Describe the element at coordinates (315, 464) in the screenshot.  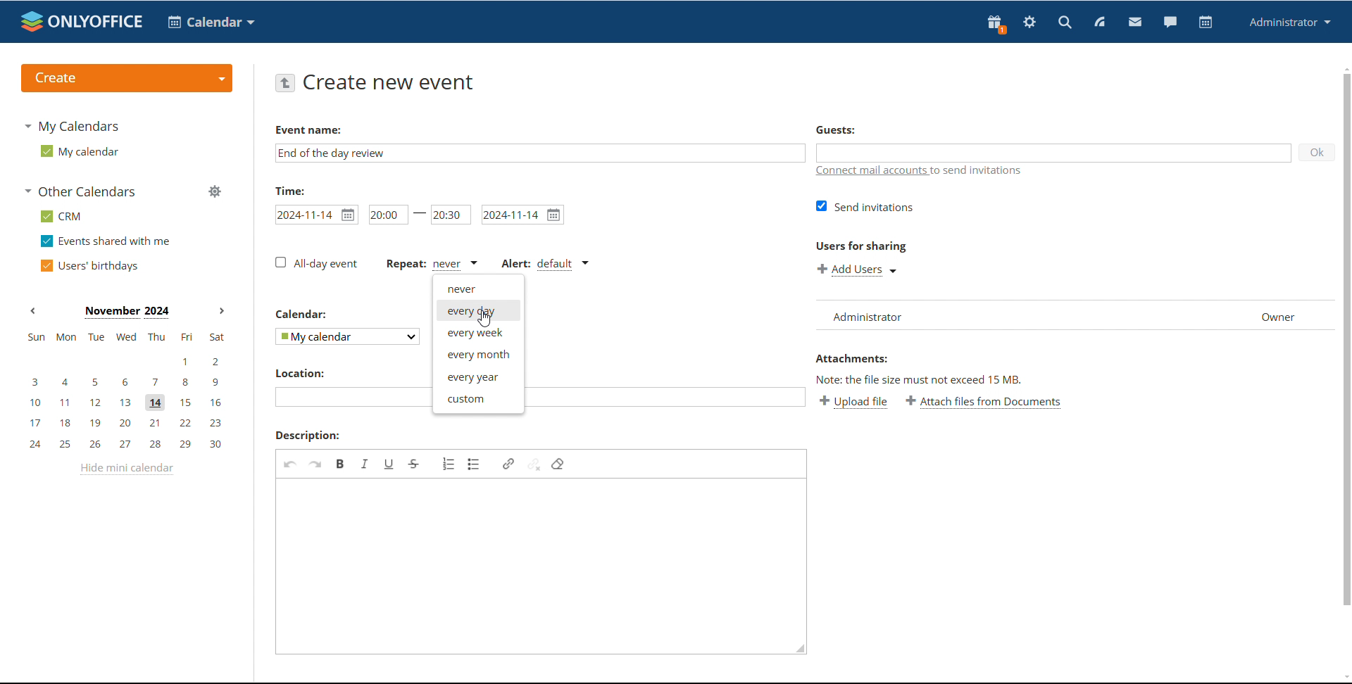
I see `redo` at that location.